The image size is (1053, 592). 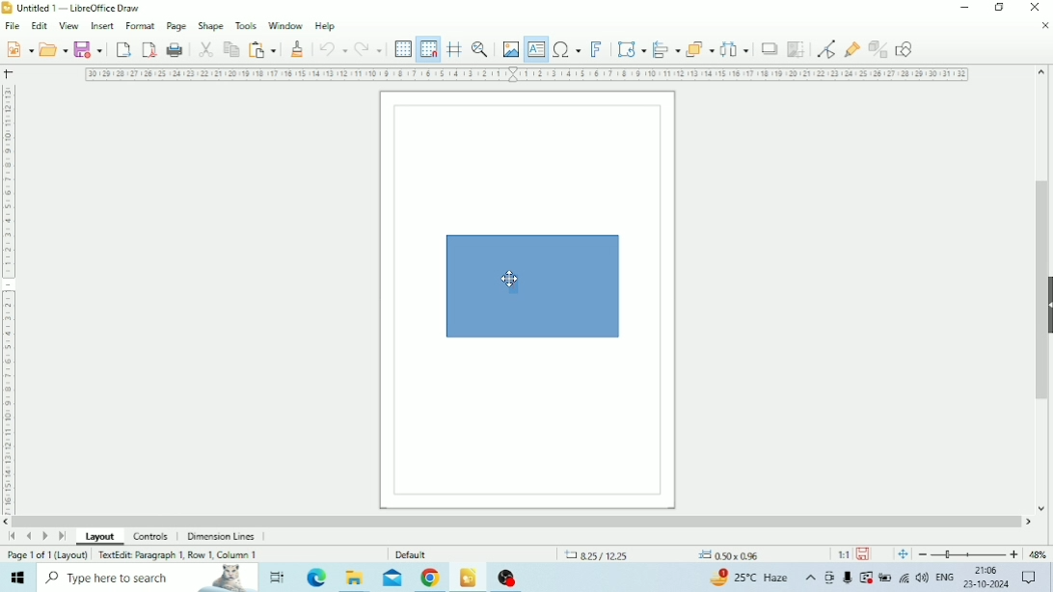 I want to click on Transformations, so click(x=632, y=49).